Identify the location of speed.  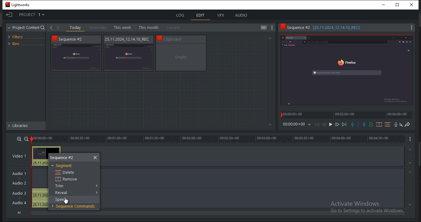
(62, 200).